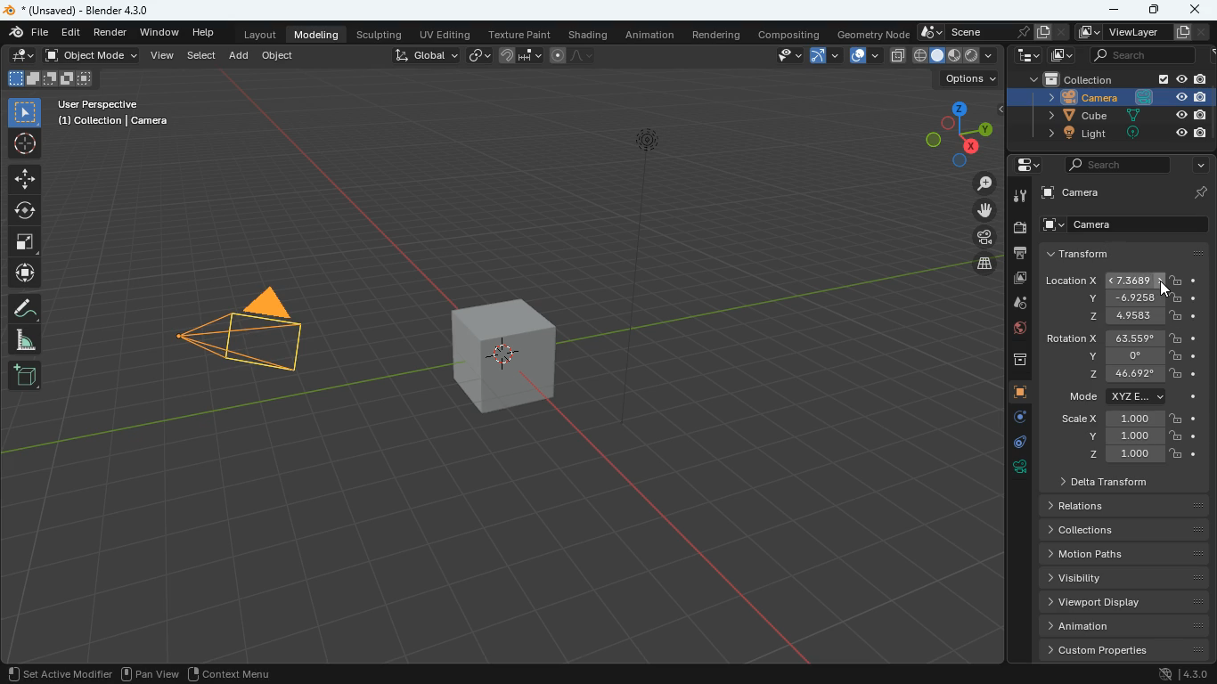 Image resolution: width=1217 pixels, height=684 pixels. Describe the element at coordinates (985, 185) in the screenshot. I see `zoom` at that location.